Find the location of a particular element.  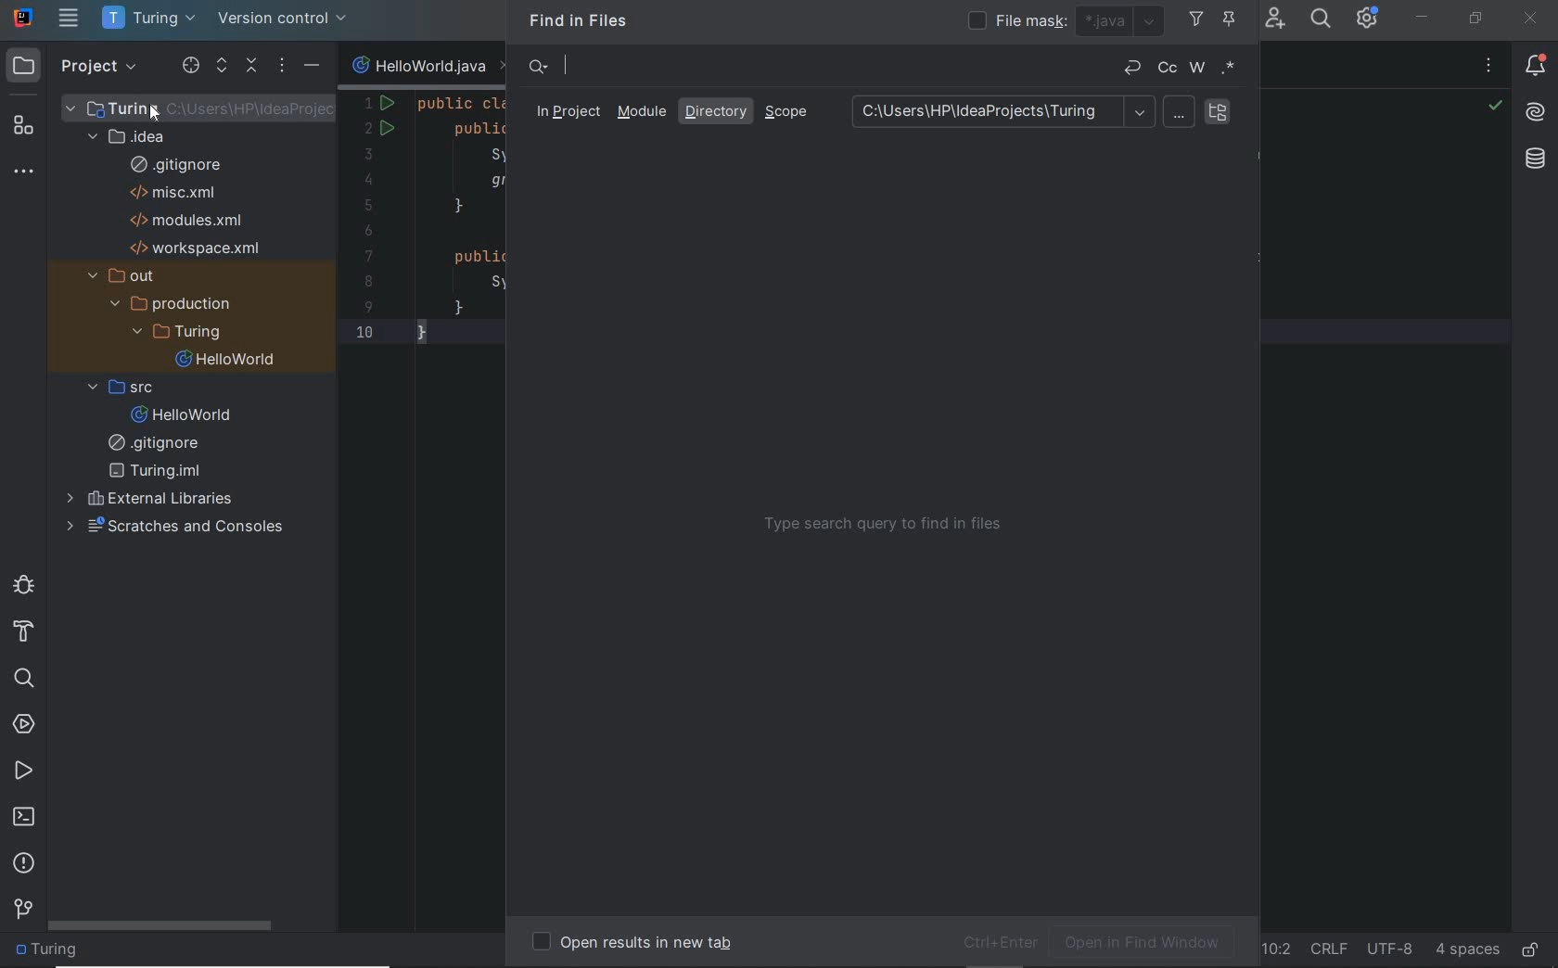

project is located at coordinates (75, 67).